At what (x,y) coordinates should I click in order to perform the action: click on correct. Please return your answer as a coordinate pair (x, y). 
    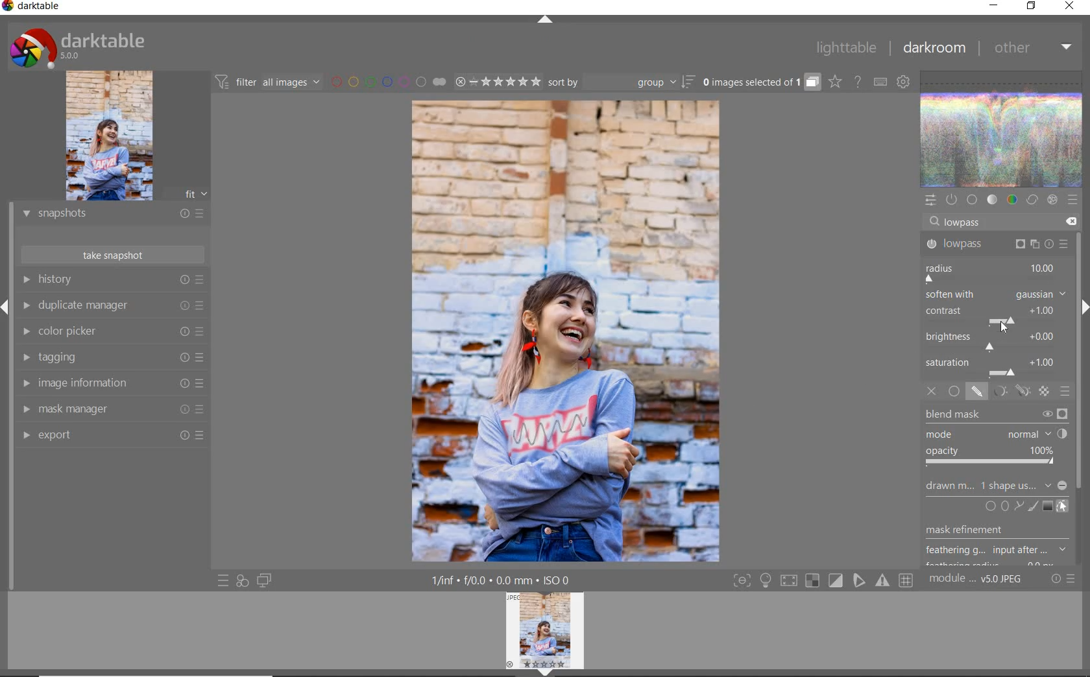
    Looking at the image, I should click on (1032, 200).